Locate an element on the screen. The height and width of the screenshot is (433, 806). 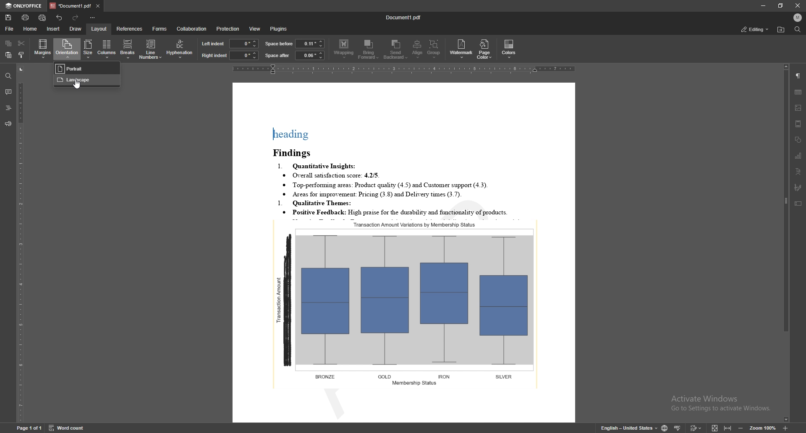
plugins is located at coordinates (281, 29).